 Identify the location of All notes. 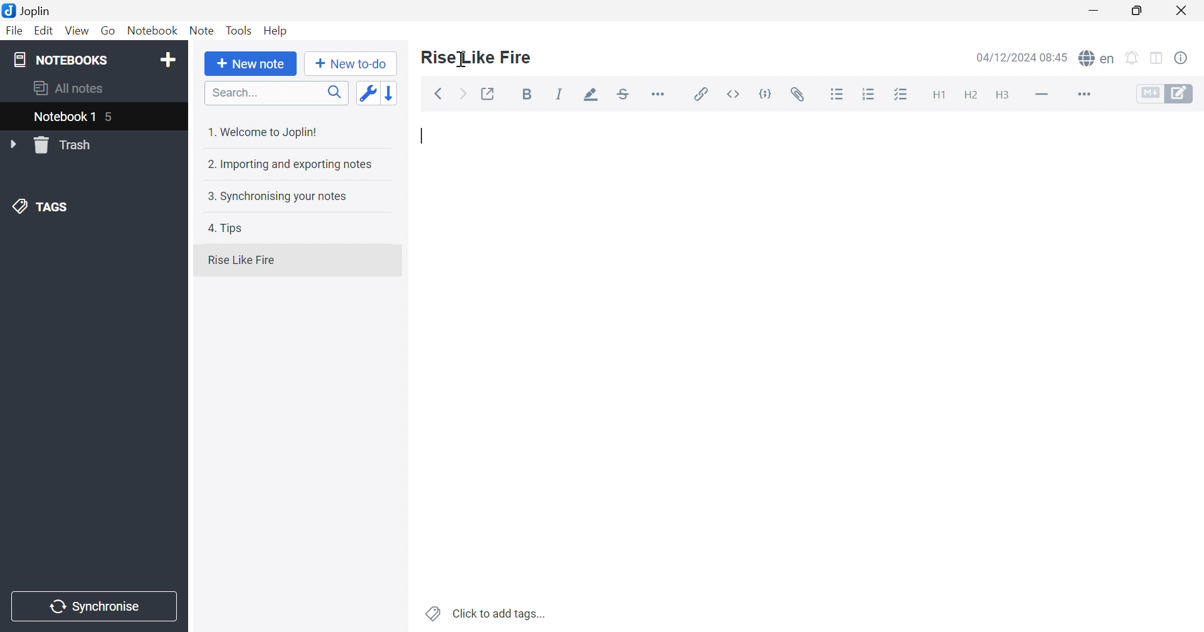
(70, 88).